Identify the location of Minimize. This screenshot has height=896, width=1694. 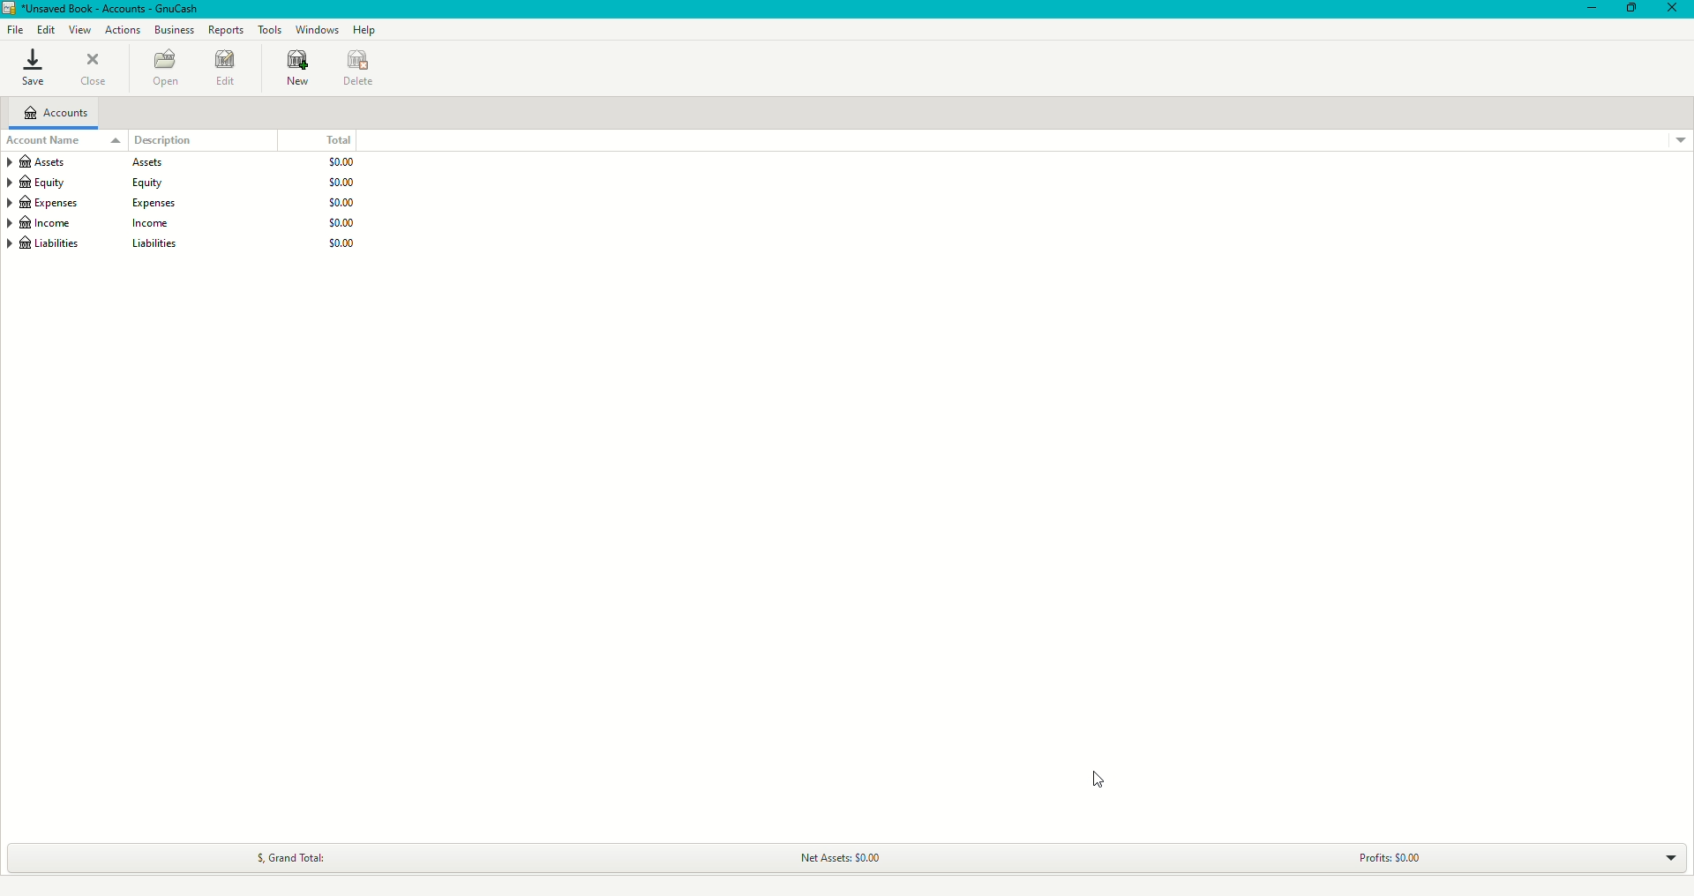
(1593, 11).